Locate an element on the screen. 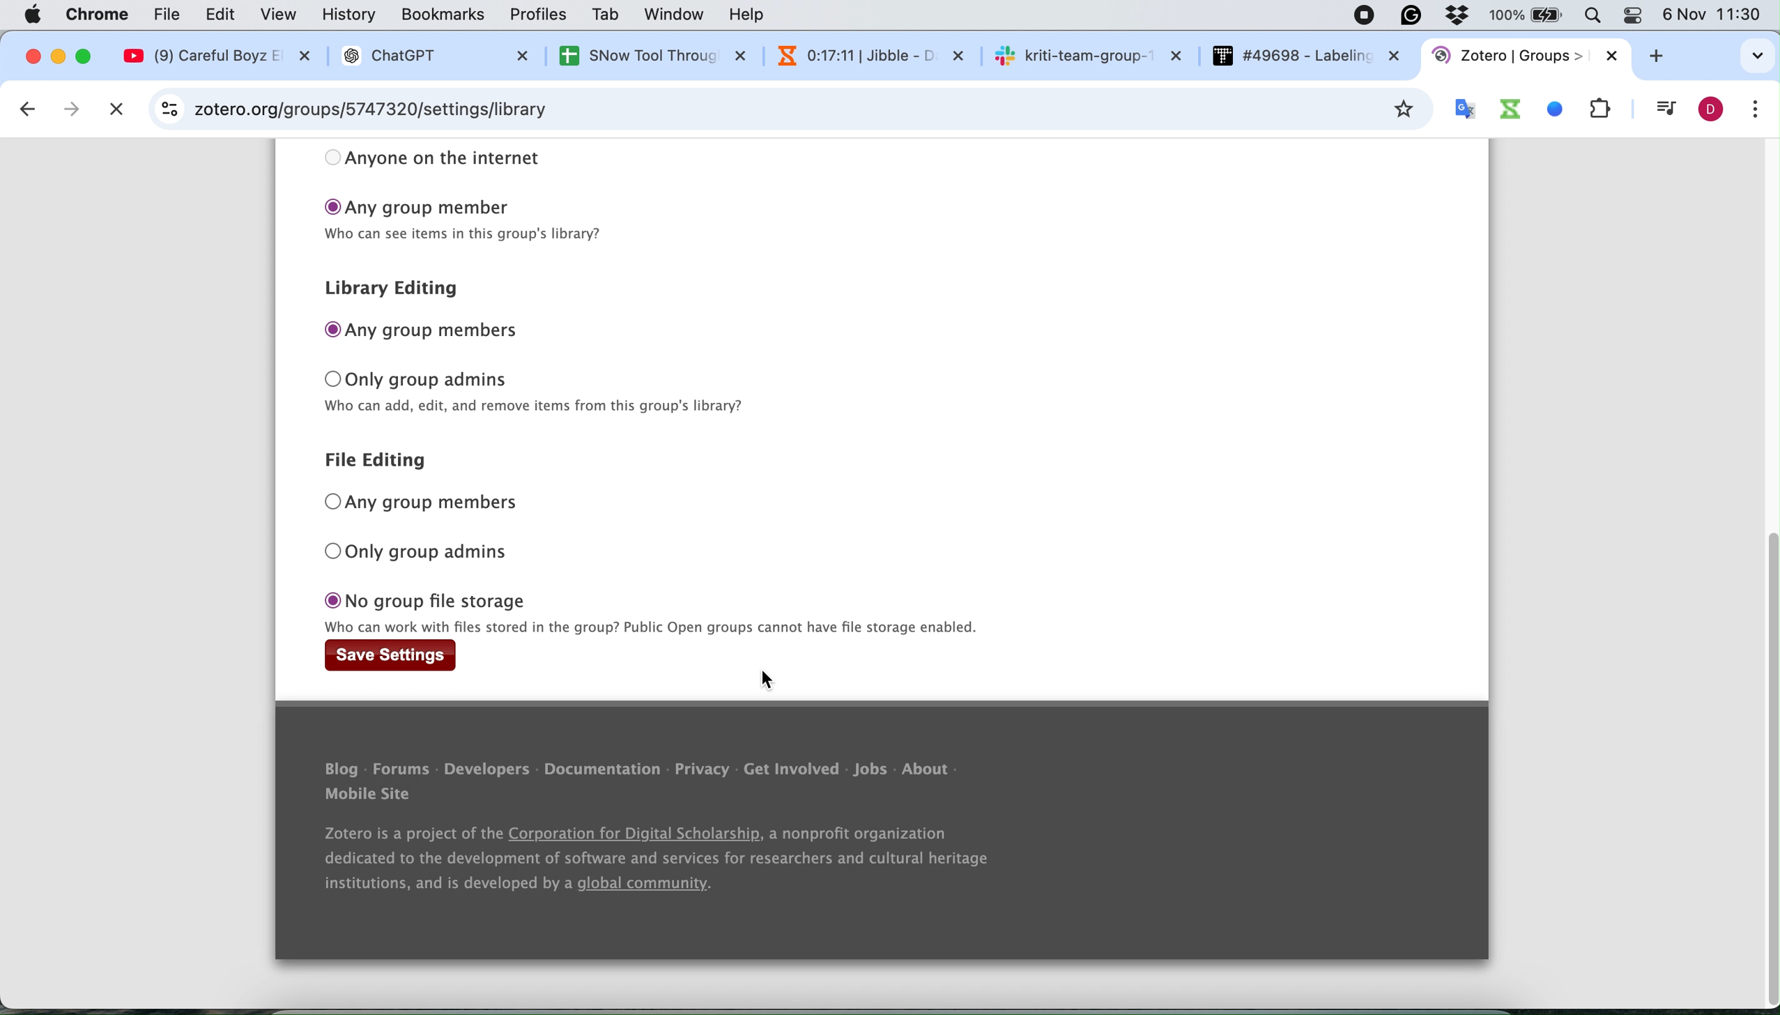 The height and width of the screenshot is (1015, 1780). only group admins is located at coordinates (421, 549).